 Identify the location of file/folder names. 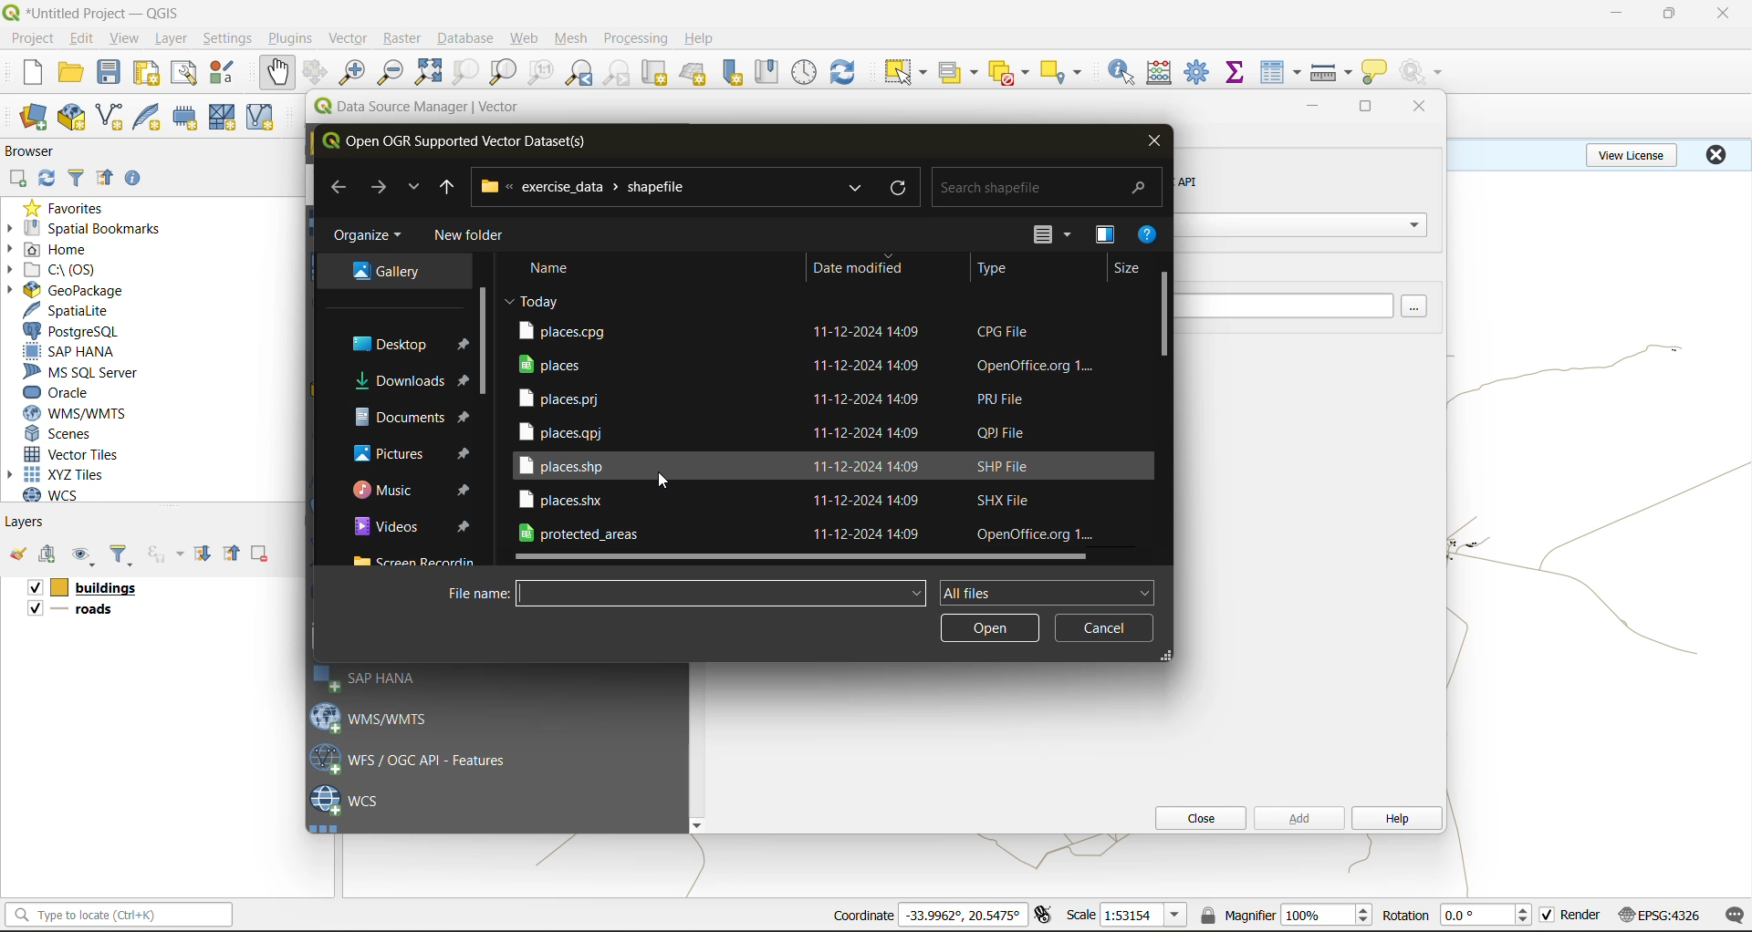
(812, 533).